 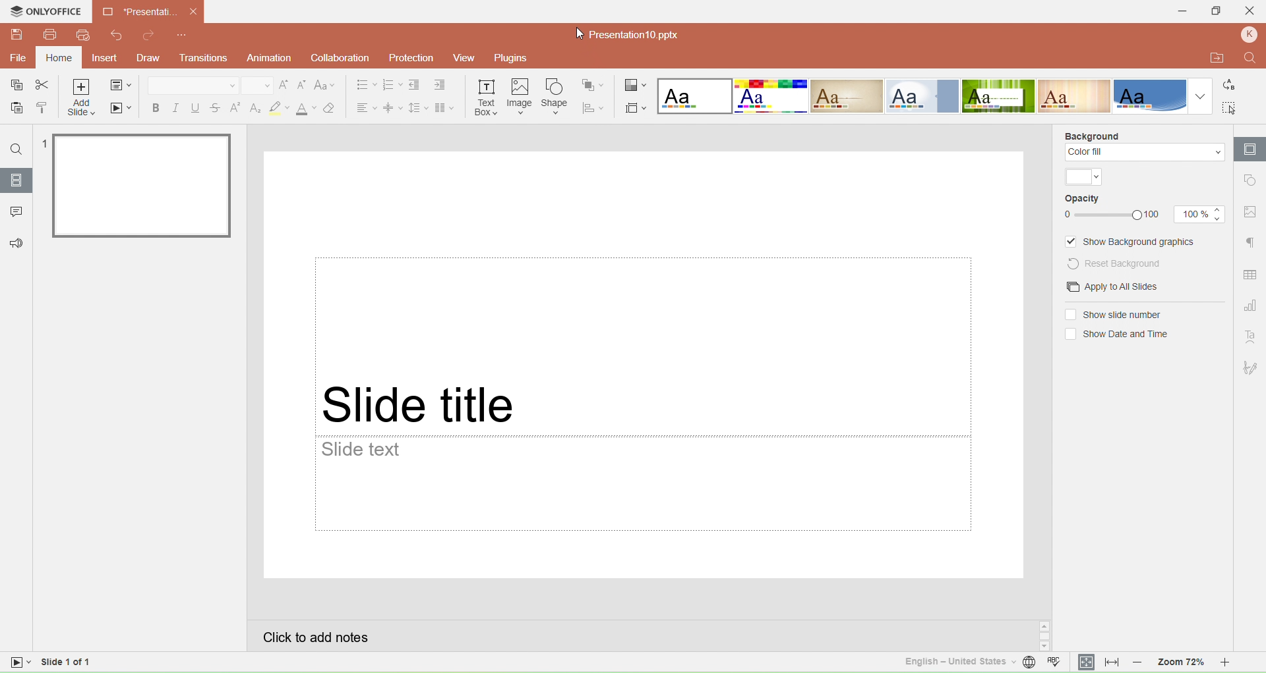 I want to click on Slide 1 0f 1, so click(x=95, y=664).